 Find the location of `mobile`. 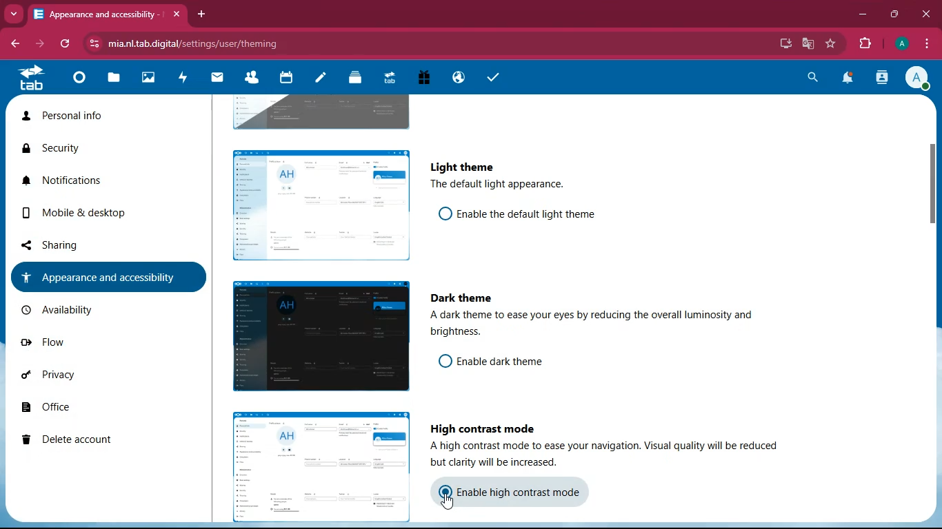

mobile is located at coordinates (81, 213).